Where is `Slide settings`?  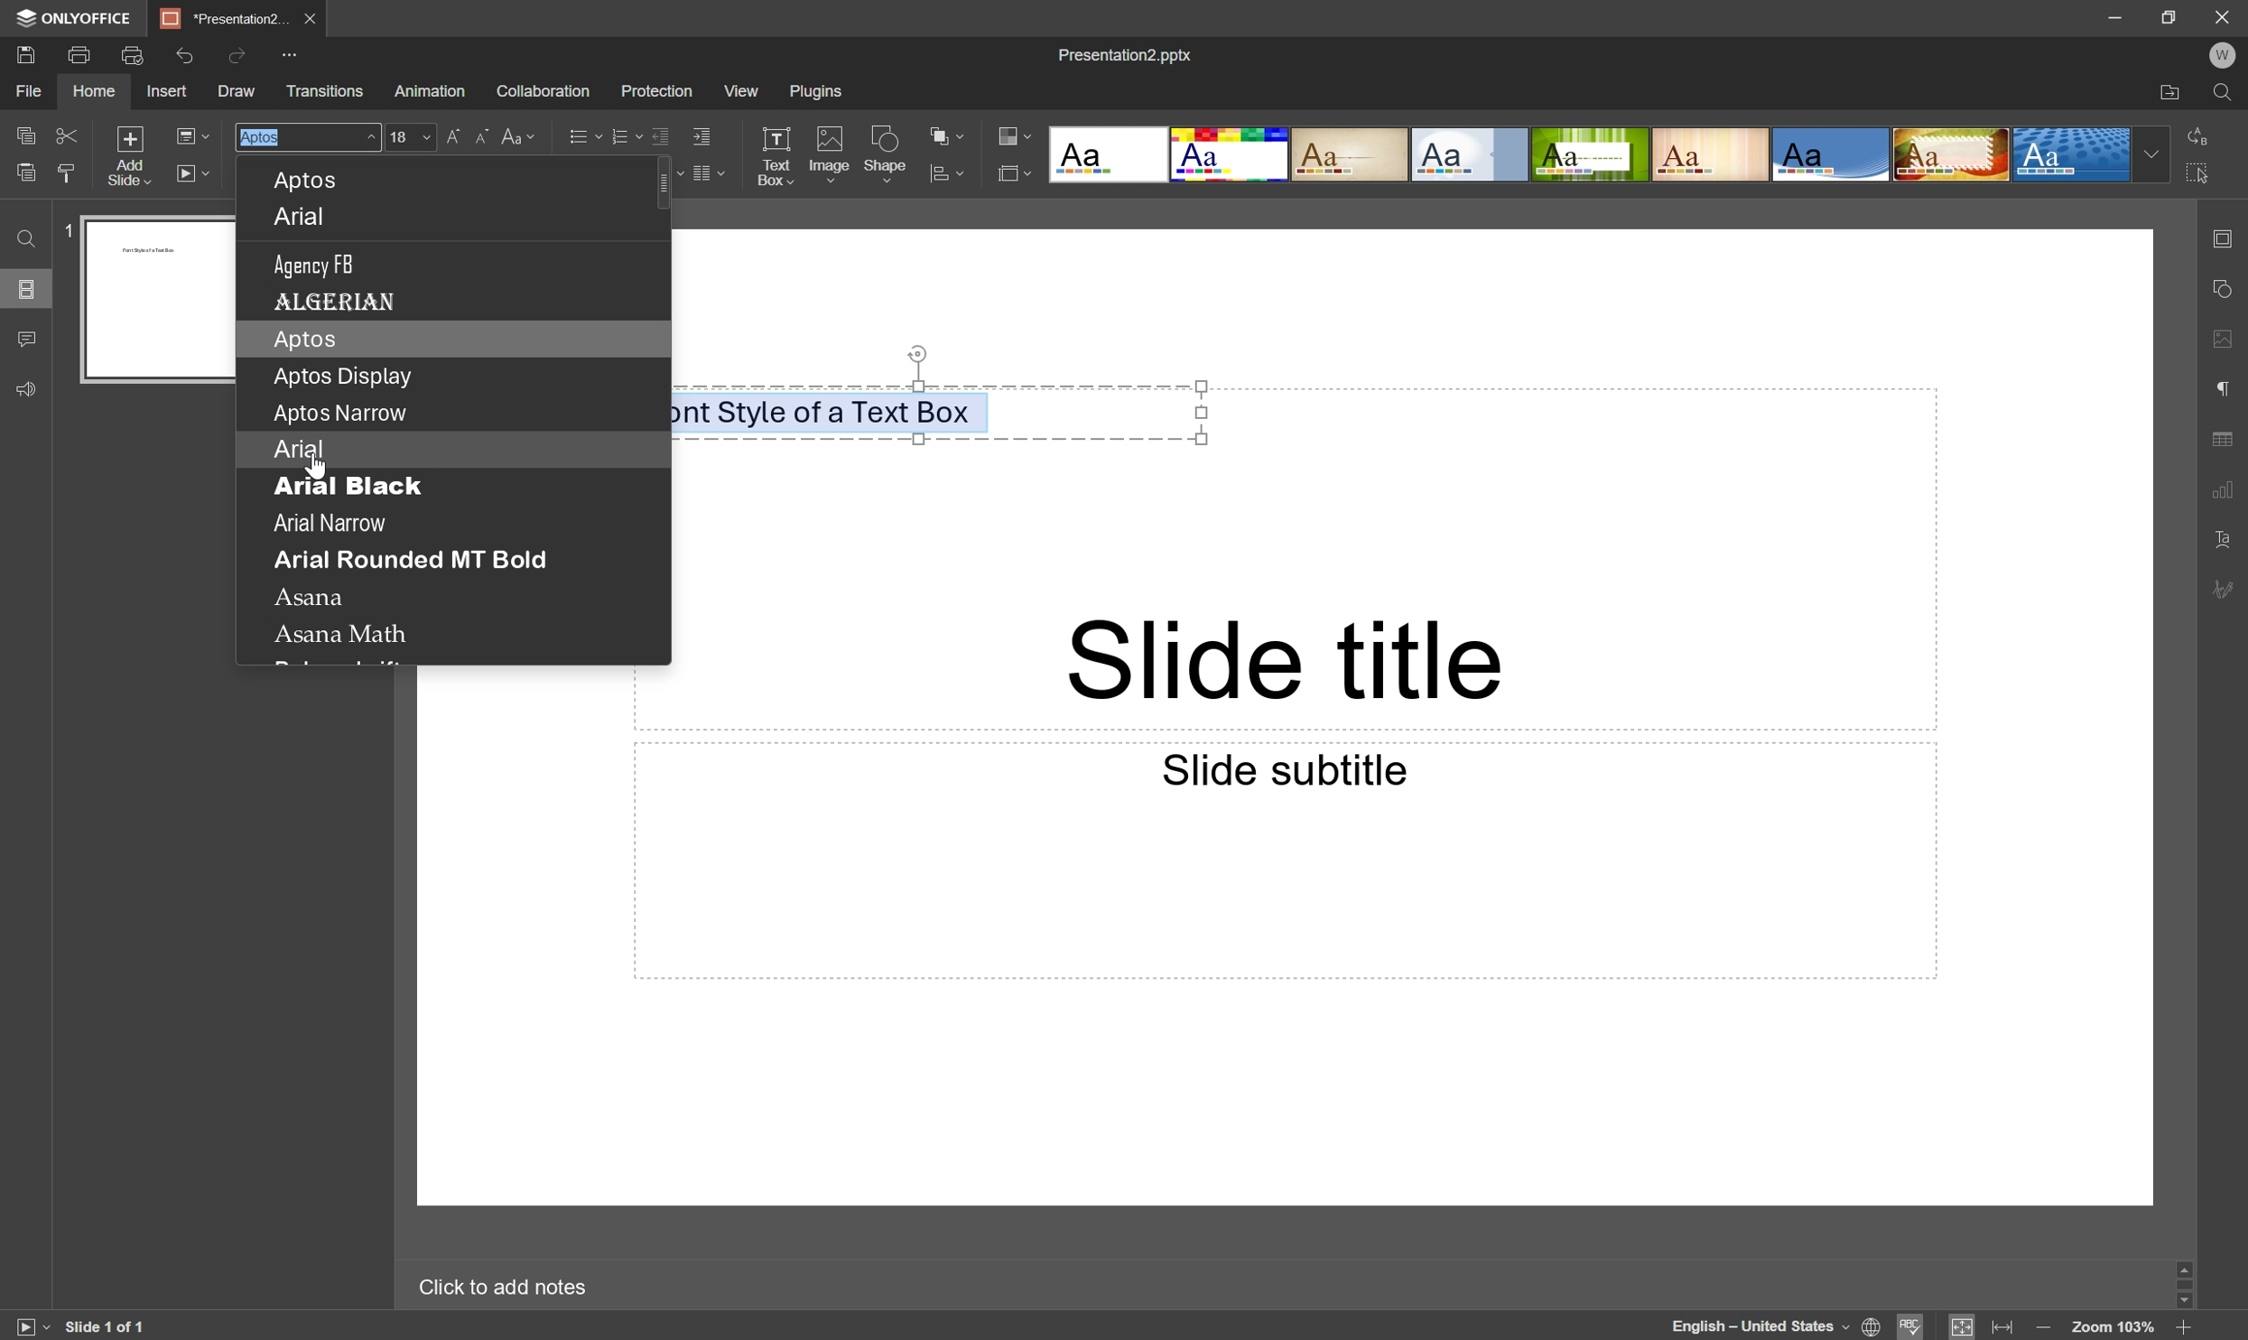 Slide settings is located at coordinates (2228, 237).